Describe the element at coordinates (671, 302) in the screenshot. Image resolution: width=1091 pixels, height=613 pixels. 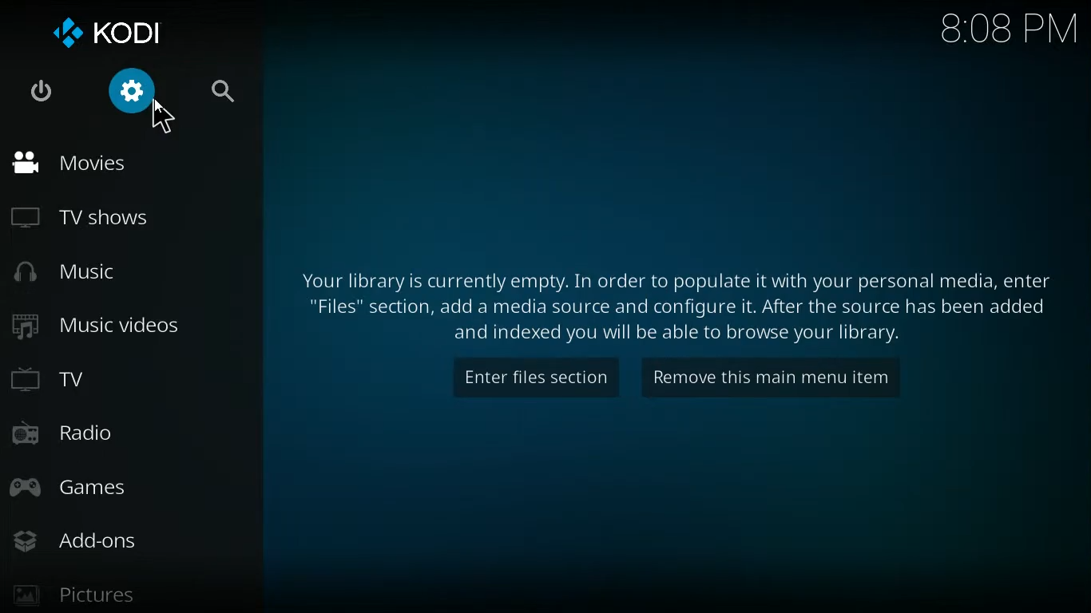
I see `message` at that location.